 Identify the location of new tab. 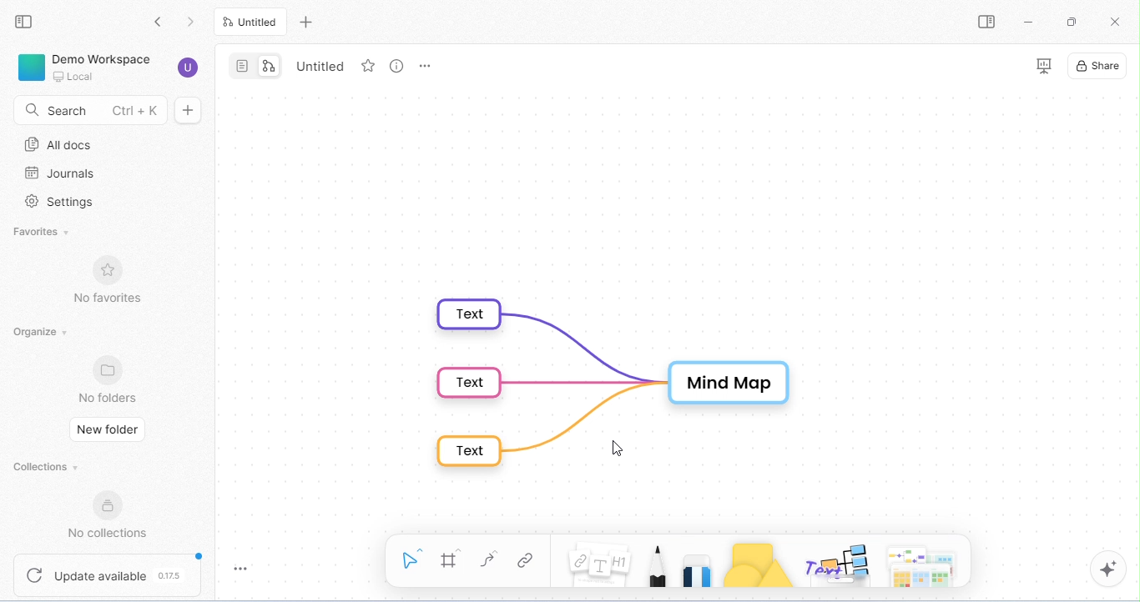
(304, 23).